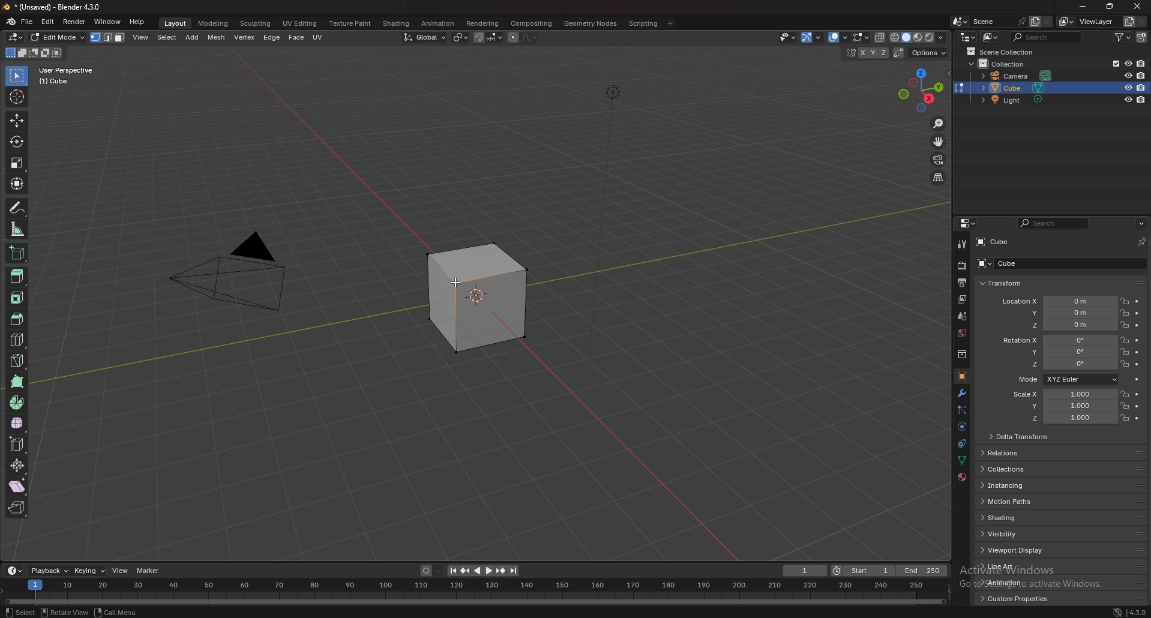 This screenshot has width=1151, height=618. Describe the element at coordinates (1143, 37) in the screenshot. I see `new collection` at that location.